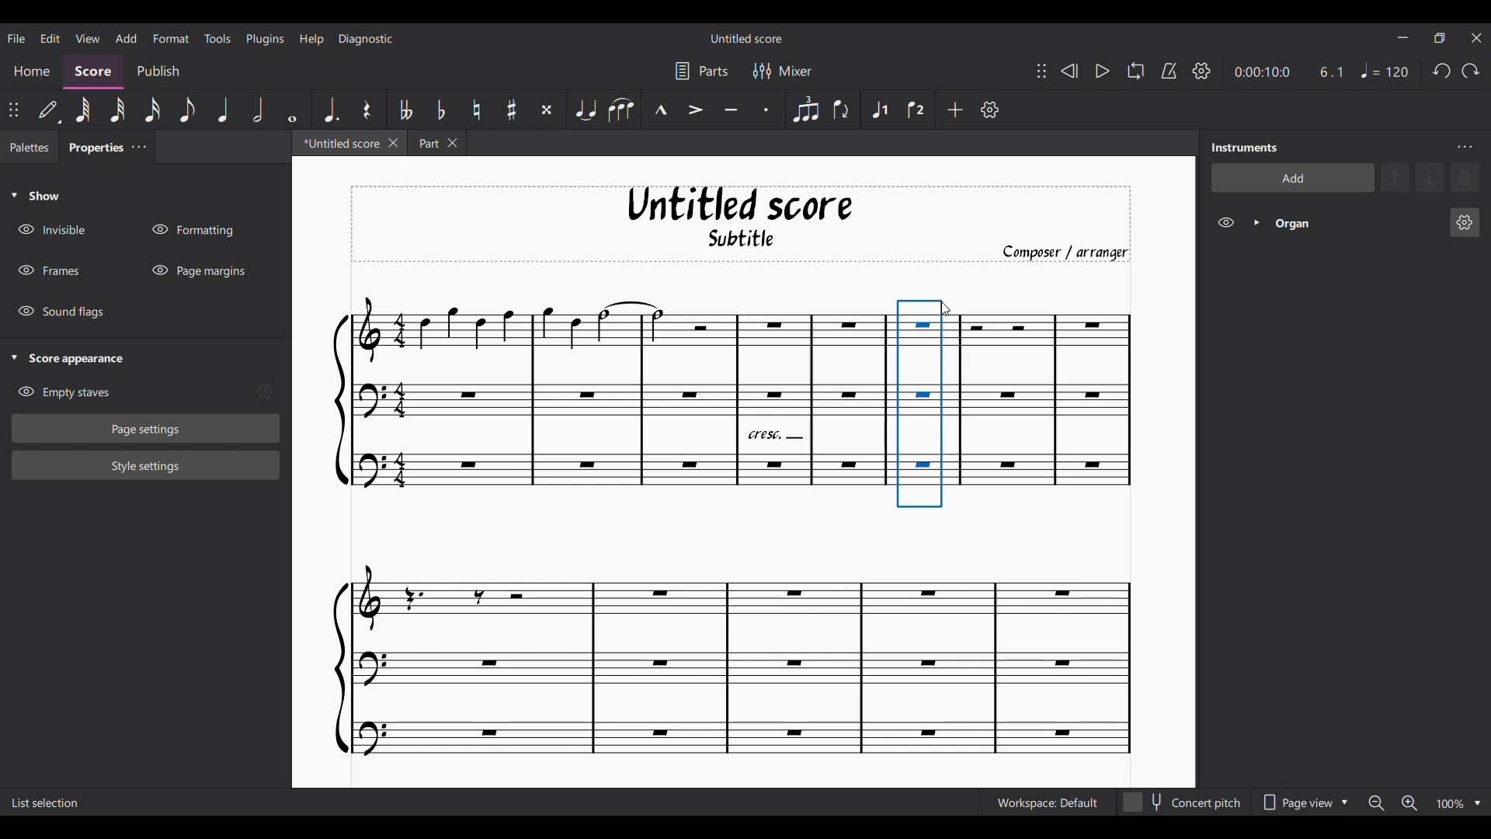 This screenshot has width=1491, height=839. Describe the element at coordinates (990, 110) in the screenshot. I see `Customize toolbar` at that location.